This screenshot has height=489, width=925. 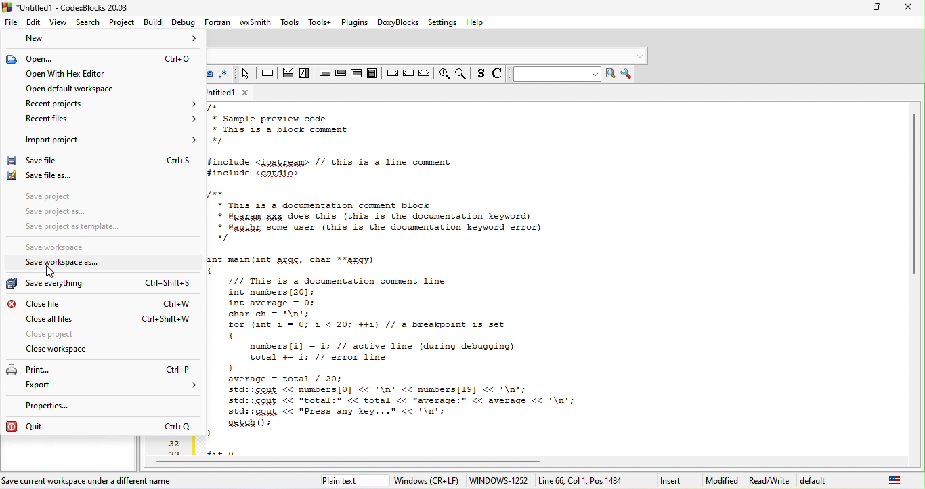 What do you see at coordinates (79, 226) in the screenshot?
I see `save project as template` at bounding box center [79, 226].